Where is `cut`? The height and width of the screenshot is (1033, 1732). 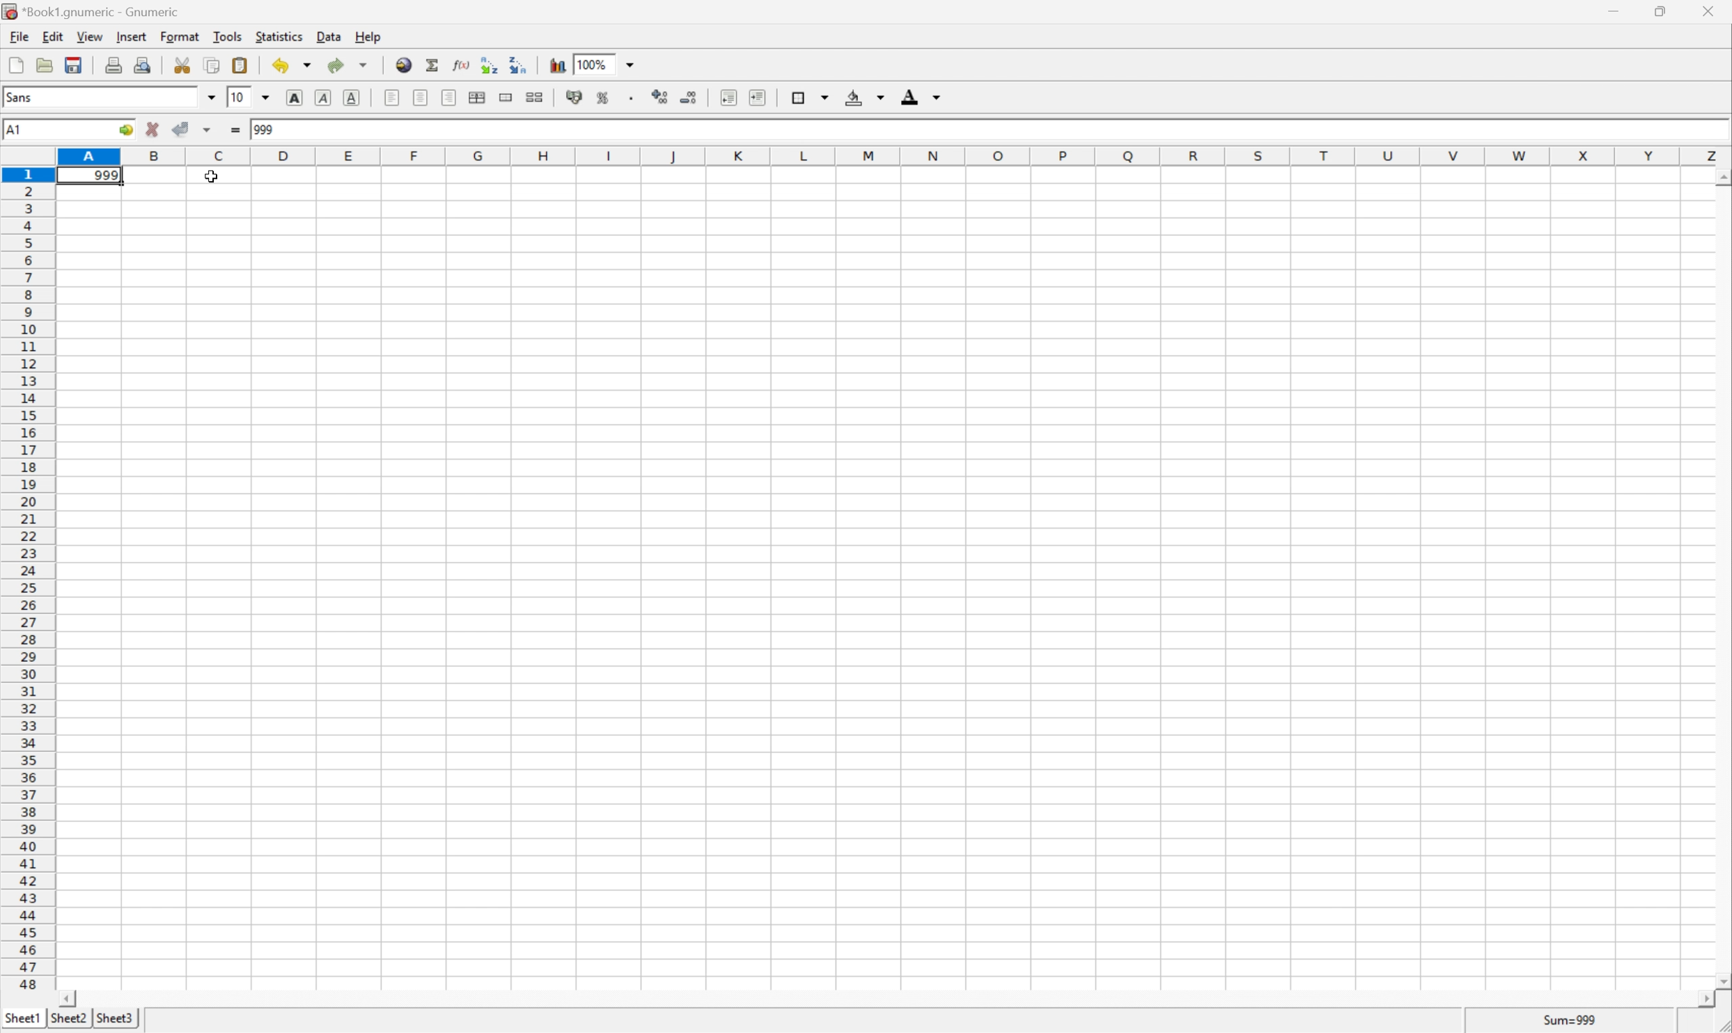
cut is located at coordinates (183, 69).